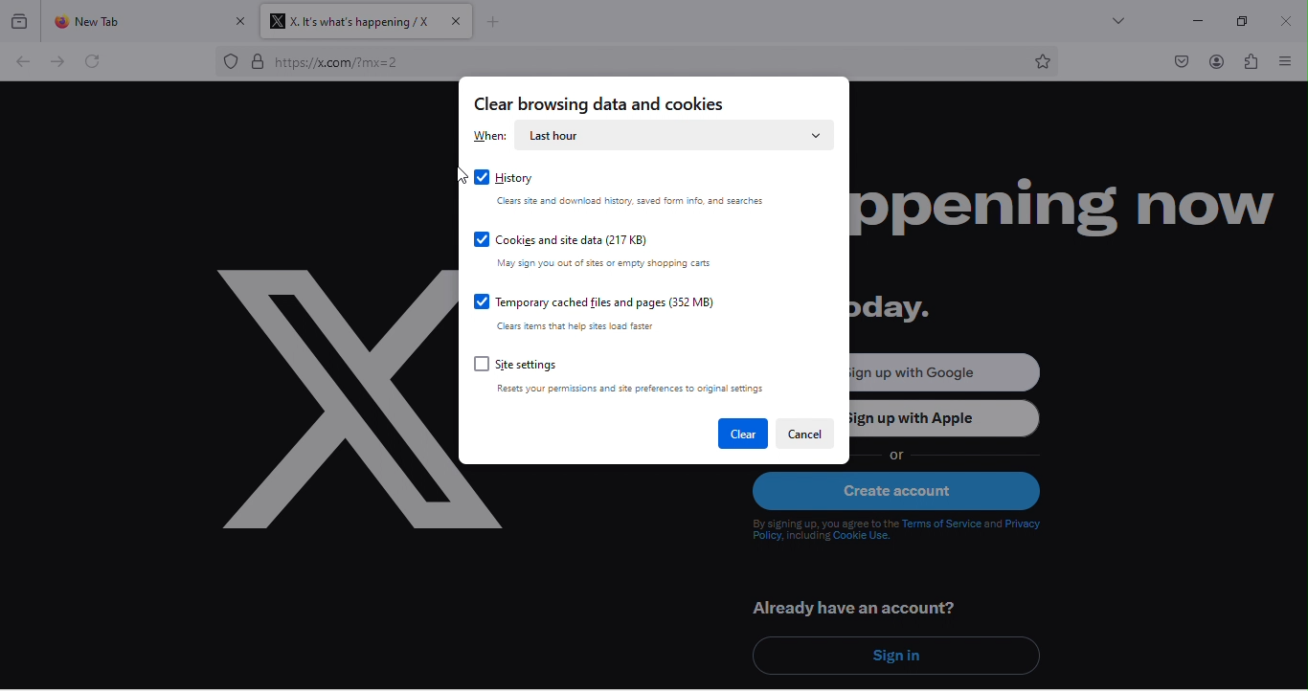 Image resolution: width=1308 pixels, height=691 pixels. What do you see at coordinates (626, 186) in the screenshot?
I see `history` at bounding box center [626, 186].